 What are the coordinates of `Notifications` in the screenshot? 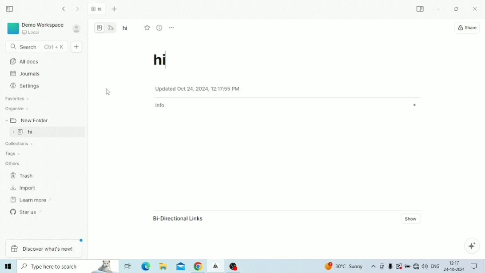 It's located at (474, 266).